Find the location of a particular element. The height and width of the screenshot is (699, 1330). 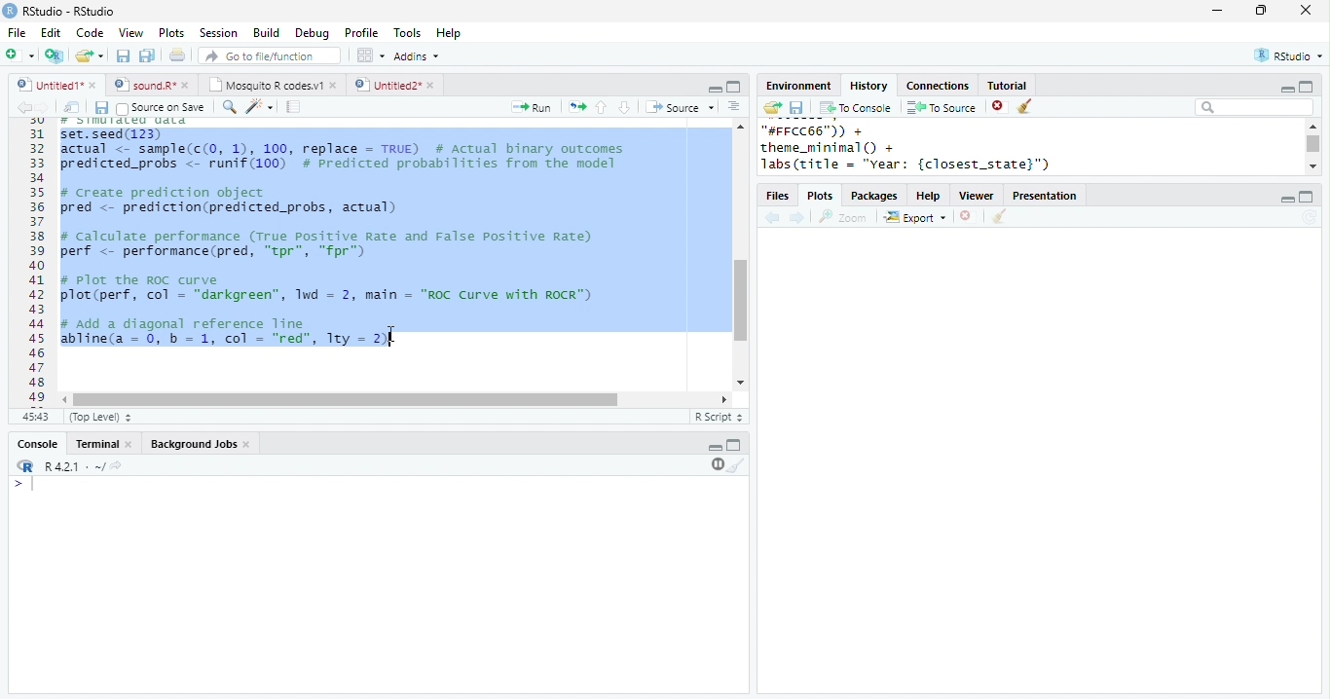

down is located at coordinates (623, 107).